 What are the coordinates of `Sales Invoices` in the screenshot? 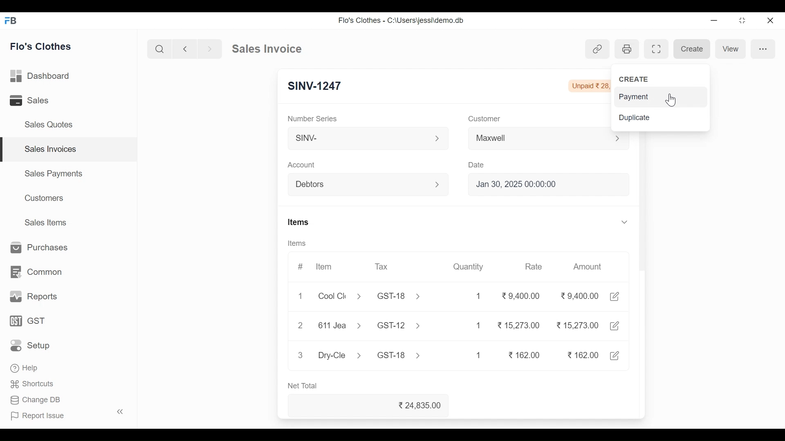 It's located at (70, 149).